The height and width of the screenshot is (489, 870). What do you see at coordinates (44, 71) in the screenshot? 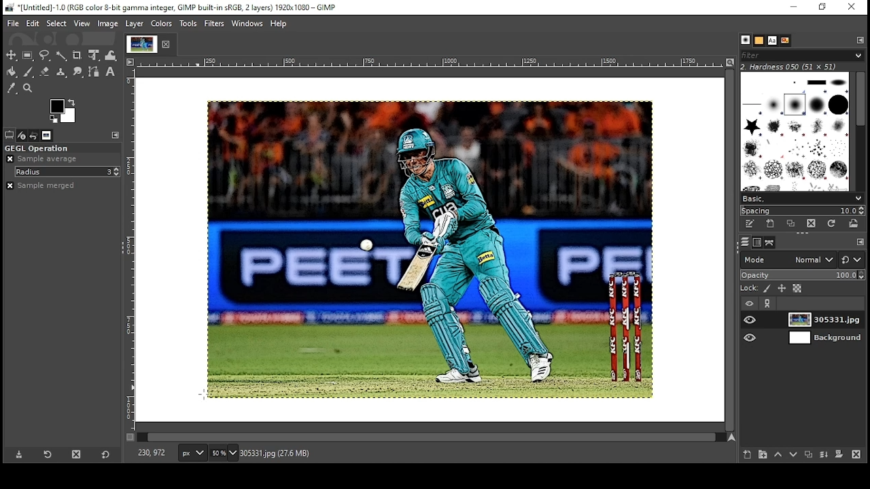
I see `eraser tool` at bounding box center [44, 71].